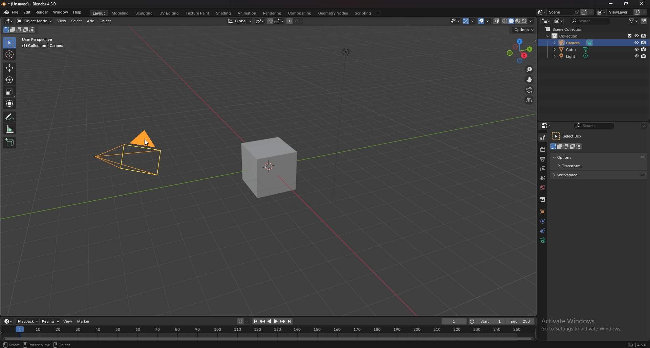 Image resolution: width=650 pixels, height=348 pixels. Describe the element at coordinates (16, 13) in the screenshot. I see `file` at that location.